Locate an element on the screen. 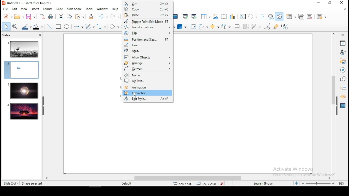 Image resolution: width=349 pixels, height=196 pixels. cut is located at coordinates (147, 4).